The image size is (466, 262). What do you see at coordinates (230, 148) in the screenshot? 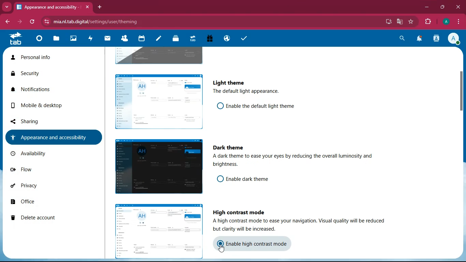
I see `dark theme` at bounding box center [230, 148].